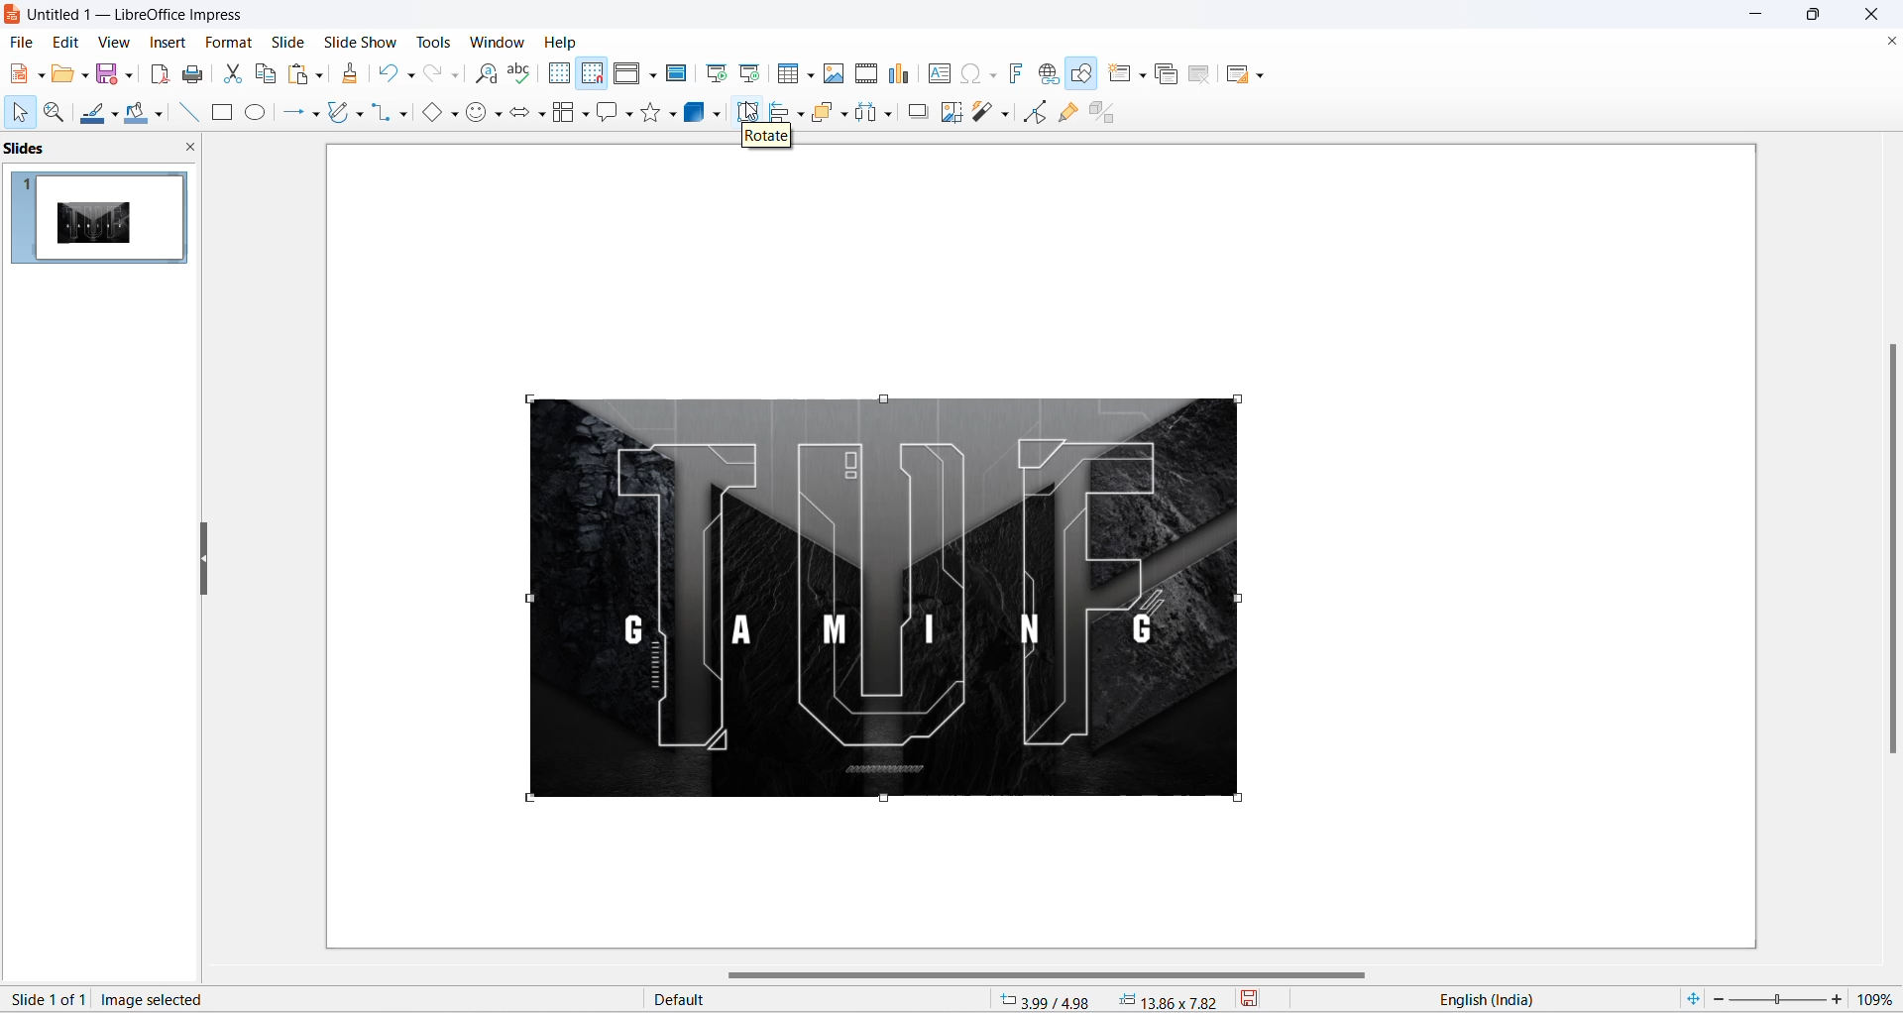 The height and width of the screenshot is (1013, 1903). I want to click on slide show, so click(364, 40).